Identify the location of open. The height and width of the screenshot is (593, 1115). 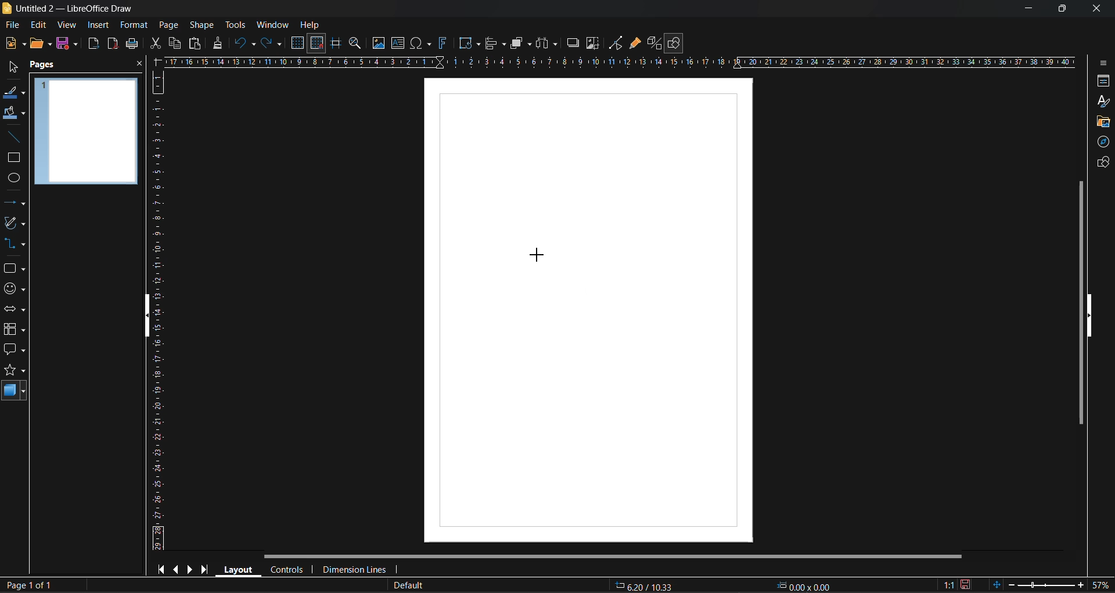
(40, 43).